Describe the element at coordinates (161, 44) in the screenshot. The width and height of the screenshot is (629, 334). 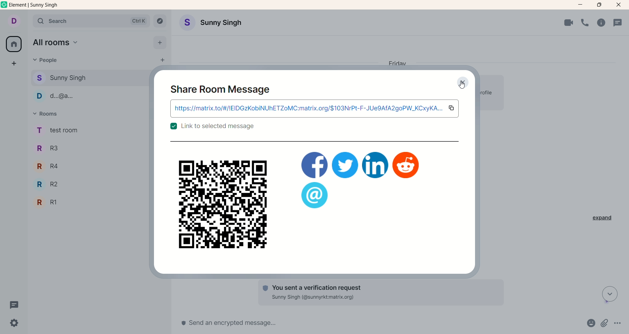
I see `add` at that location.